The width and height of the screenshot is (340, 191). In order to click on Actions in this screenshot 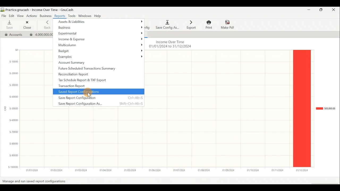, I will do `click(32, 16)`.